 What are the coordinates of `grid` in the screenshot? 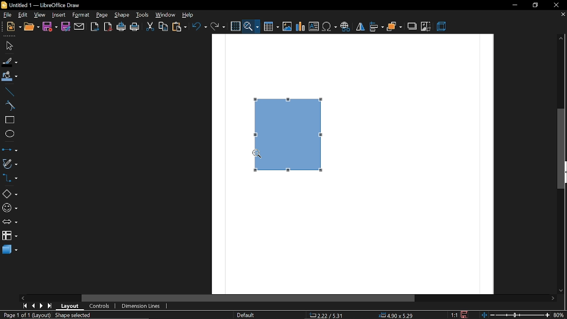 It's located at (237, 26).